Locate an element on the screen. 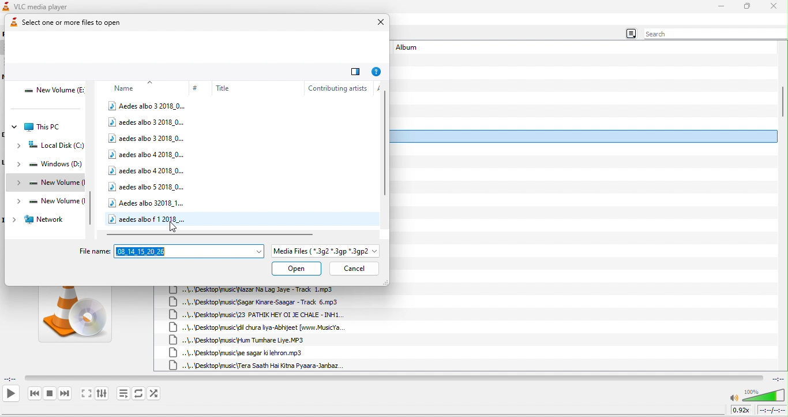 The image size is (788, 417). Aedes albo 3 2018.0... is located at coordinates (148, 106).